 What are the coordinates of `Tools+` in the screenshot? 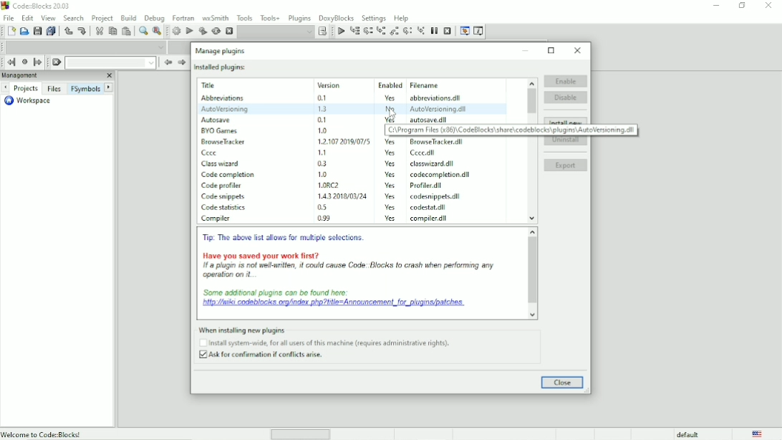 It's located at (270, 18).